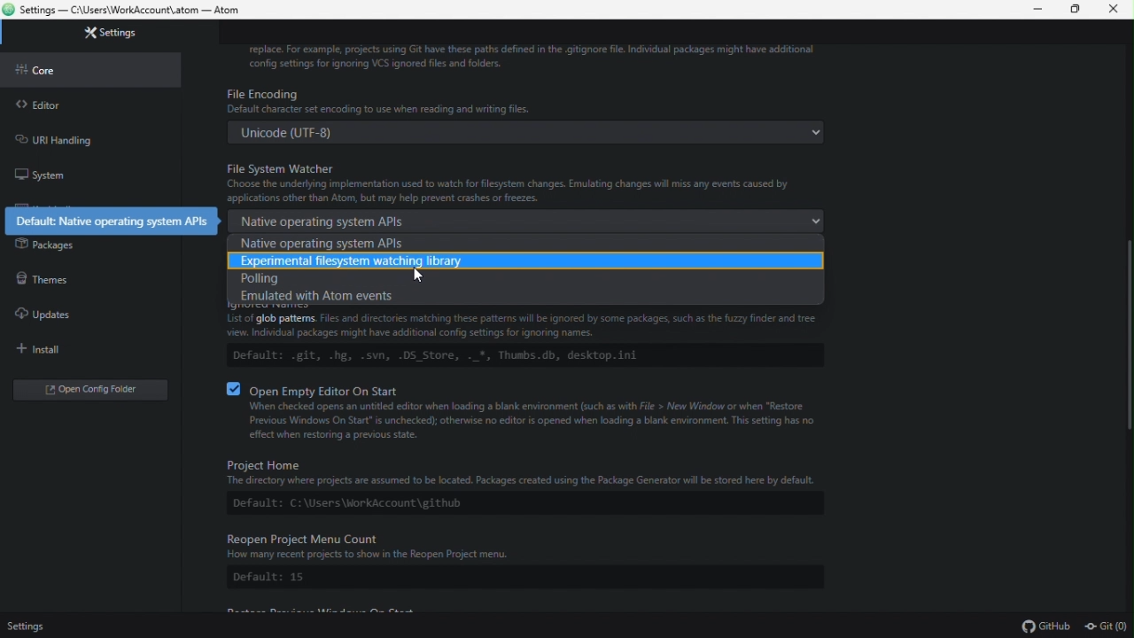  Describe the element at coordinates (113, 218) in the screenshot. I see `default native operating system APIs` at that location.